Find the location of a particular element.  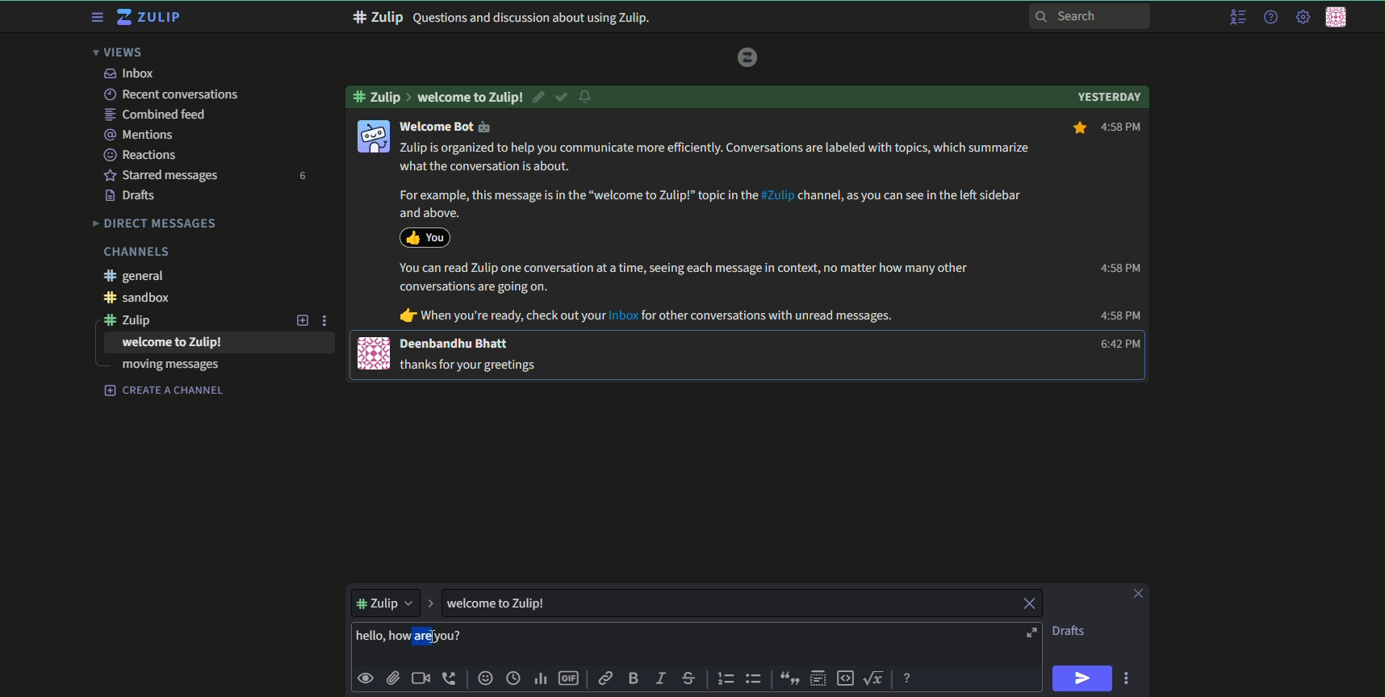

Yesterday is located at coordinates (1109, 95).